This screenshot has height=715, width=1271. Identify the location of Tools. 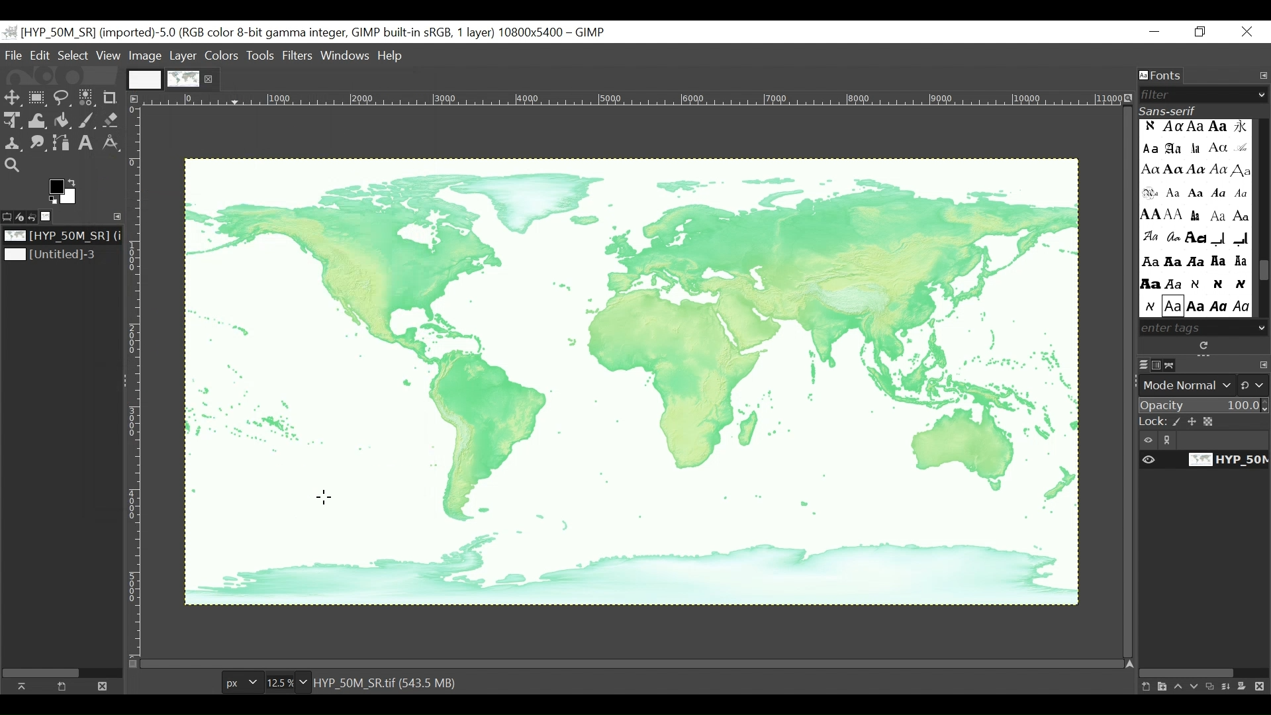
(263, 55).